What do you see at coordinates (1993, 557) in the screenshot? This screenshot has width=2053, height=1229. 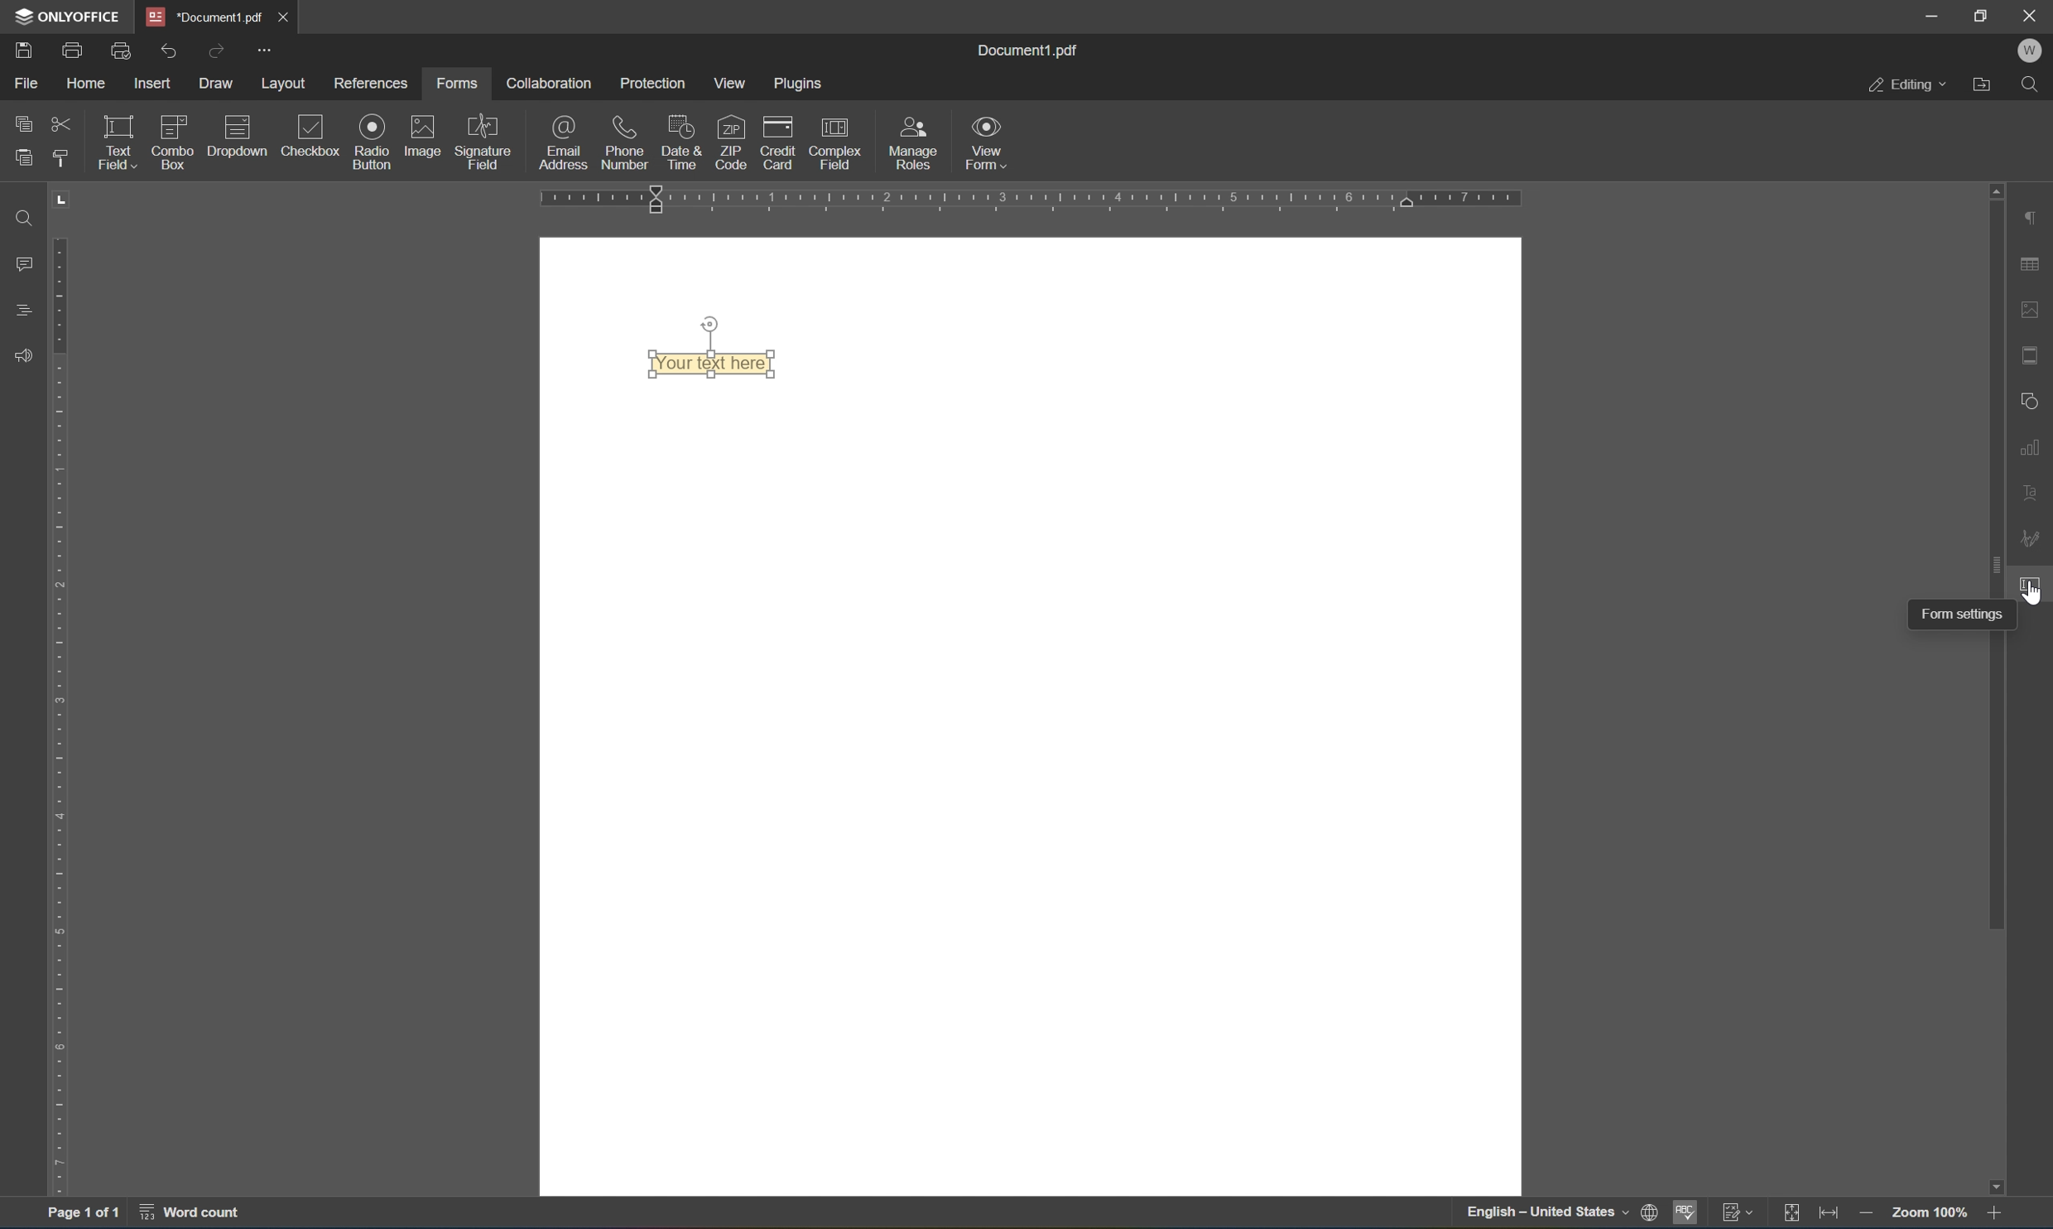 I see `Scroll bar` at bounding box center [1993, 557].